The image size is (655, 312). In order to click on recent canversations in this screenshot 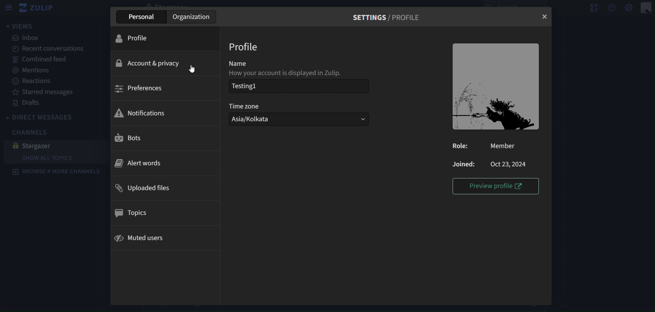, I will do `click(49, 49)`.